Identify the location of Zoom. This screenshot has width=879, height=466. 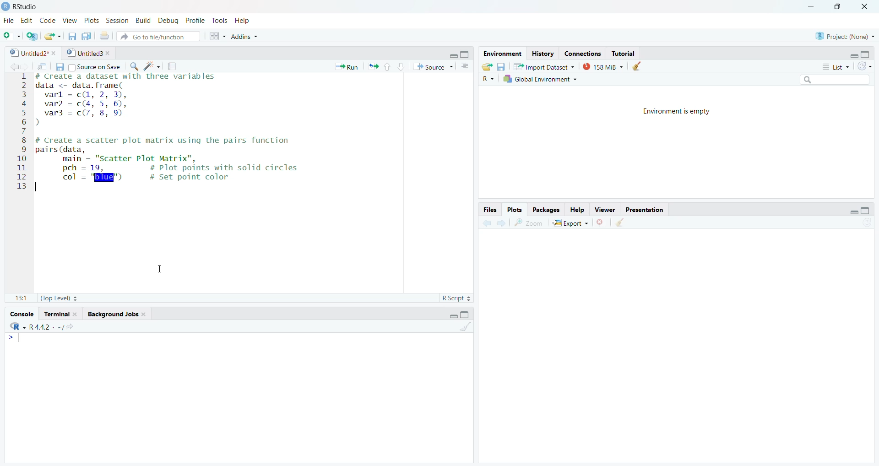
(530, 223).